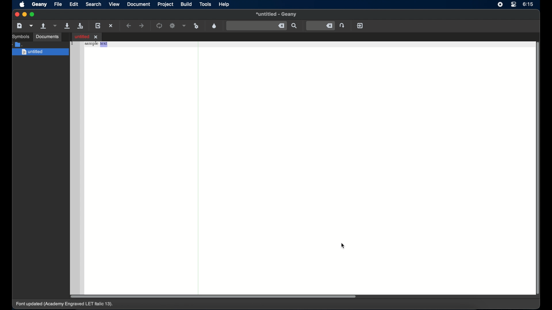 This screenshot has height=310, width=552. Describe the element at coordinates (87, 36) in the screenshot. I see `untitled file` at that location.